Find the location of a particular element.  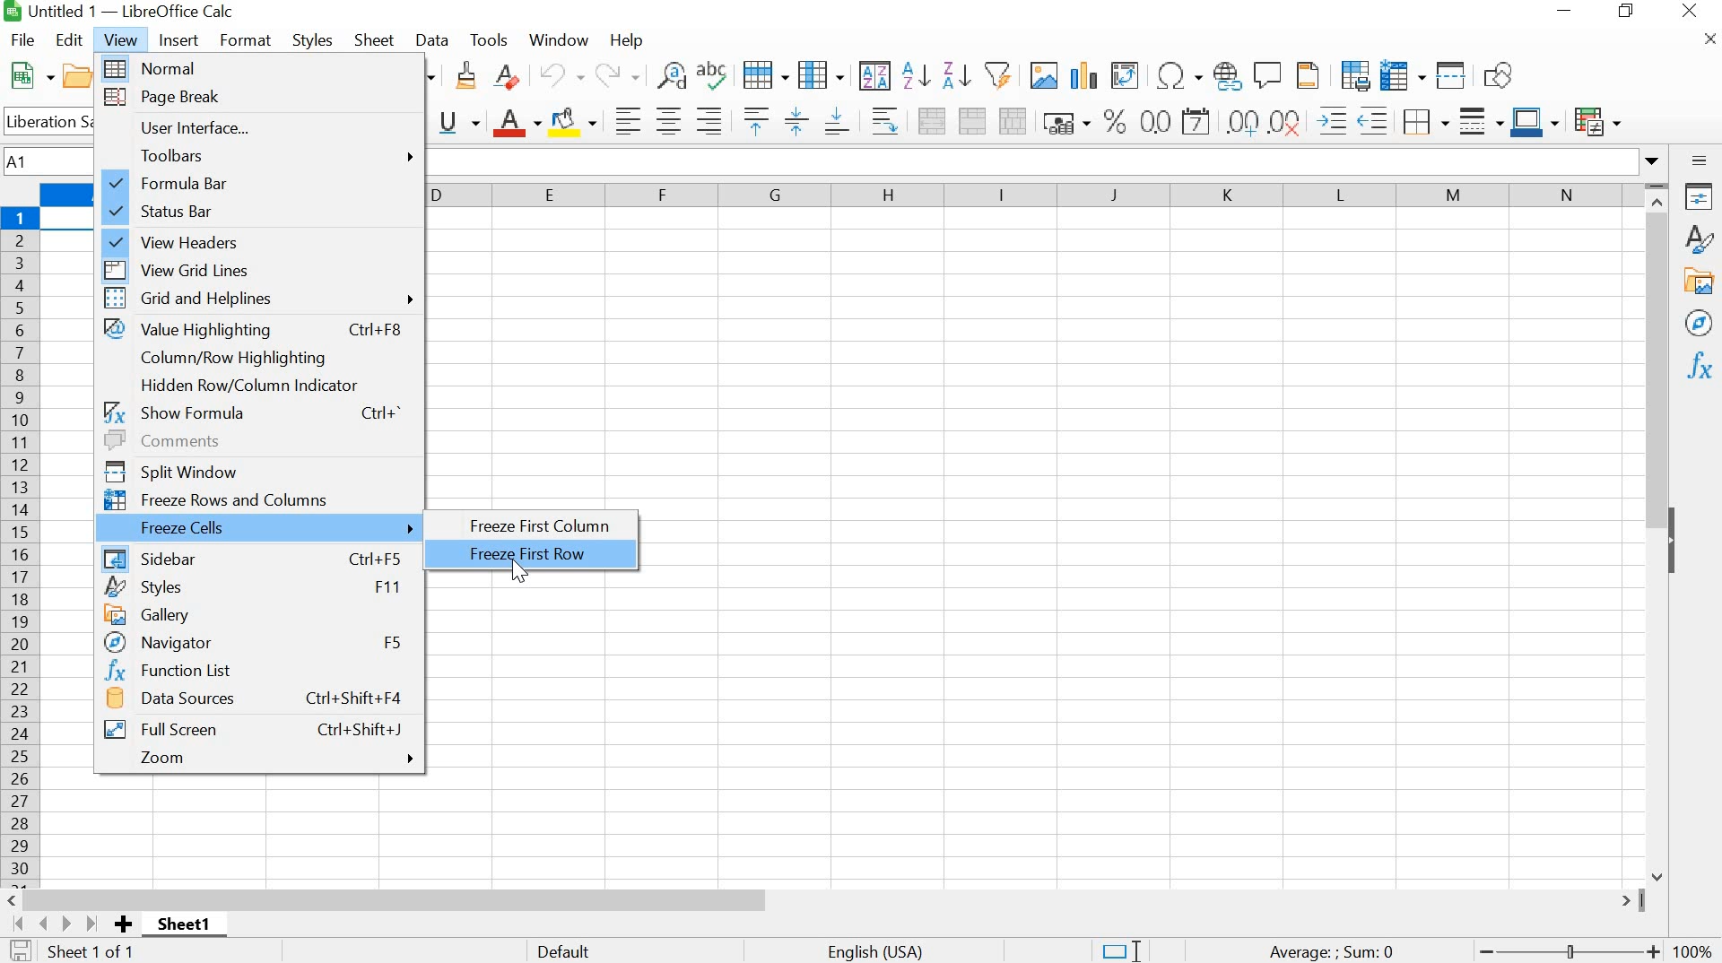

GRID AND HELPLINES is located at coordinates (261, 299).